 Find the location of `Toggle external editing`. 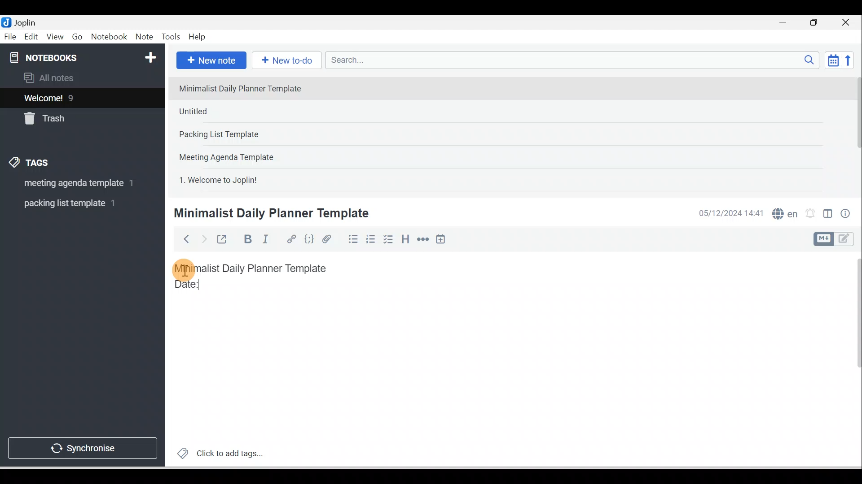

Toggle external editing is located at coordinates (223, 241).